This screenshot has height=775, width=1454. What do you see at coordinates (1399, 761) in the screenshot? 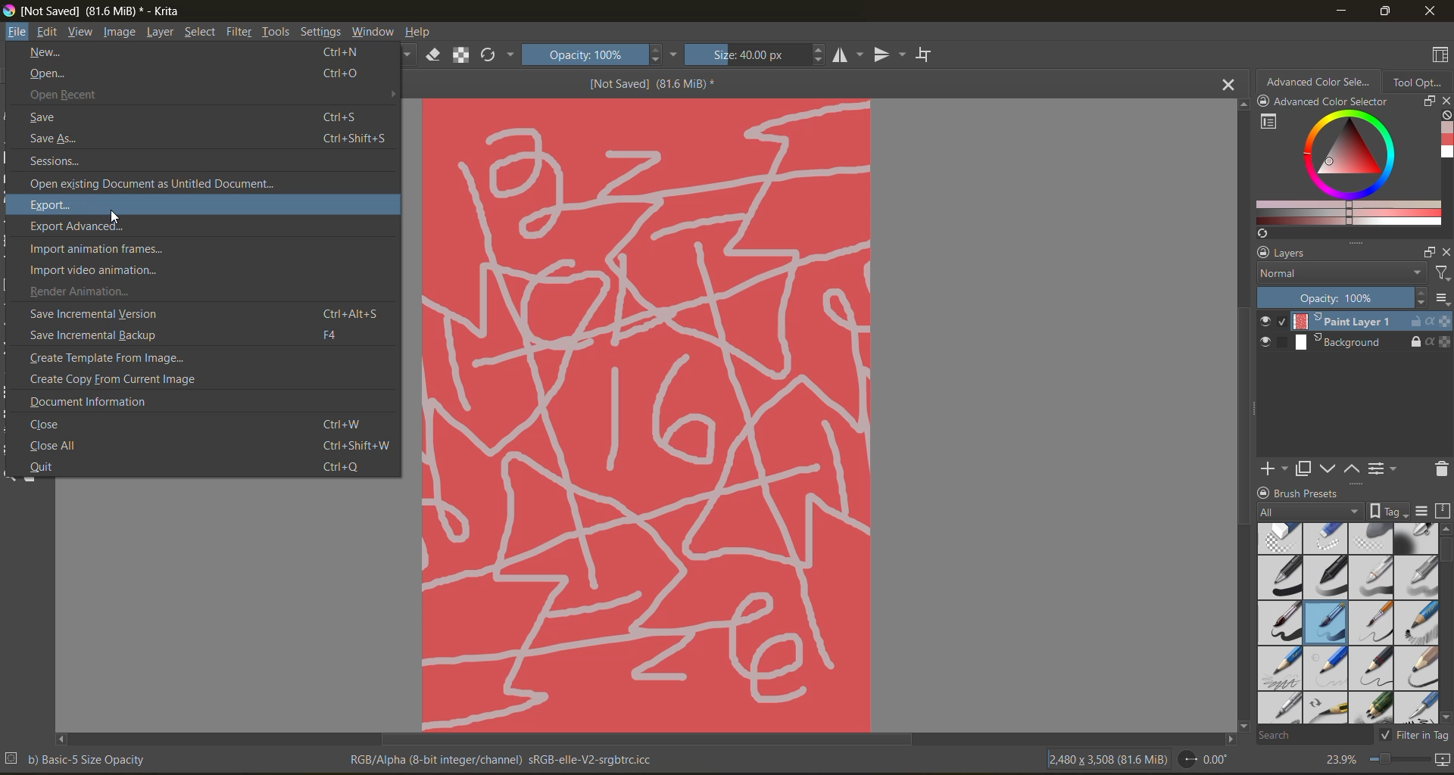
I see `zoom` at bounding box center [1399, 761].